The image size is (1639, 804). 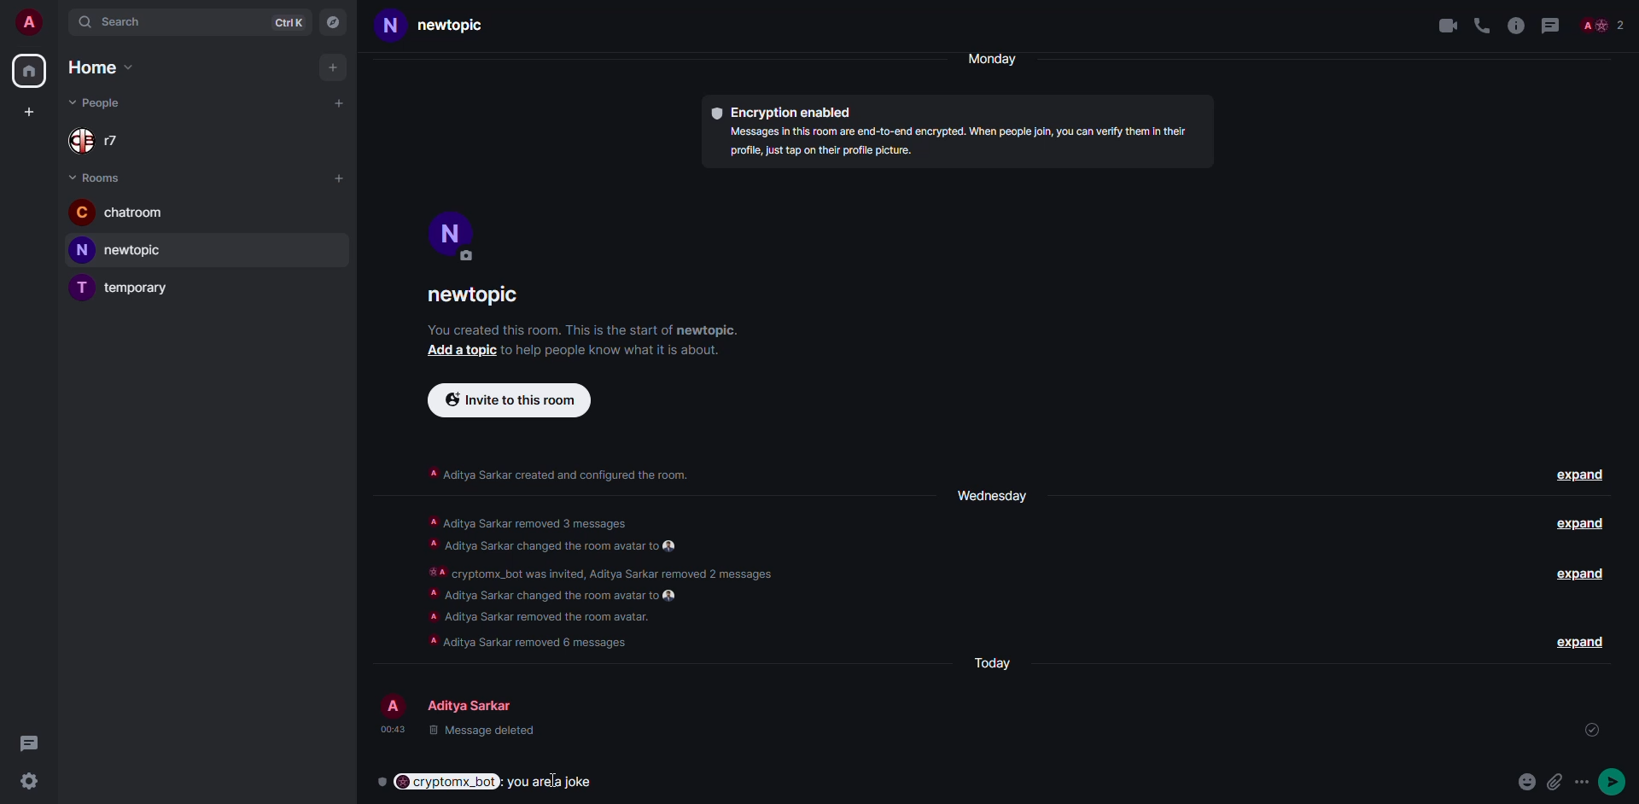 I want to click on Aditya Sarkar, so click(x=459, y=702).